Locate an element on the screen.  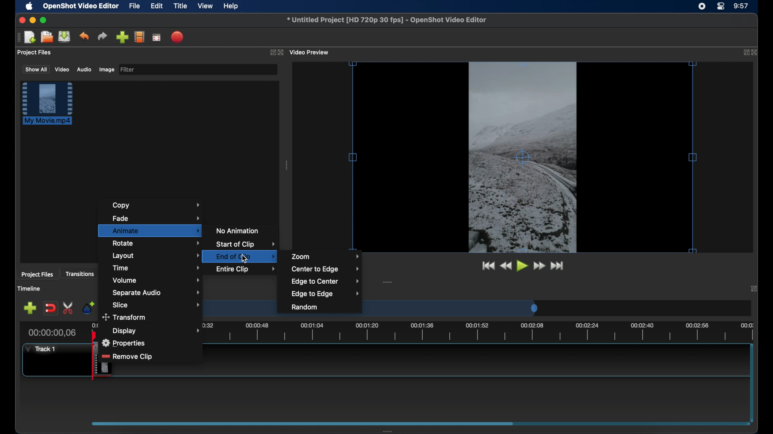
end of clip highlighted is located at coordinates (243, 256).